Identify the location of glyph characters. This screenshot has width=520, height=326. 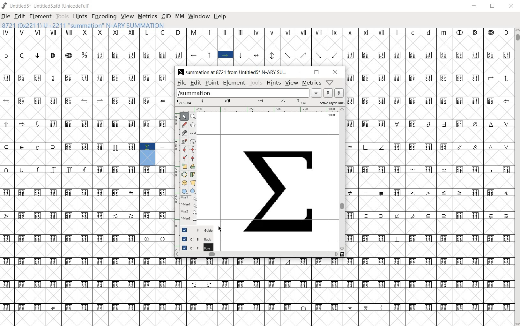
(85, 177).